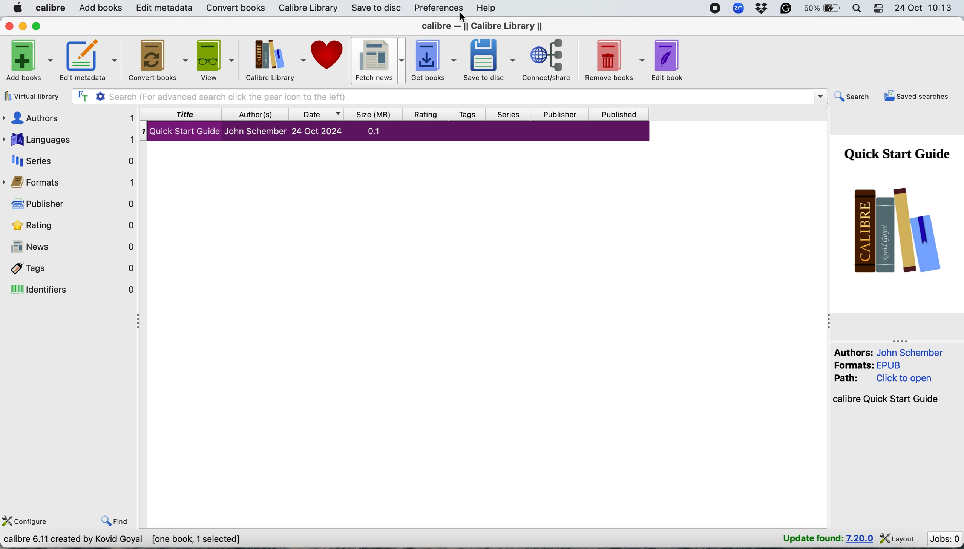 Image resolution: width=964 pixels, height=549 pixels. I want to click on author, so click(259, 114).